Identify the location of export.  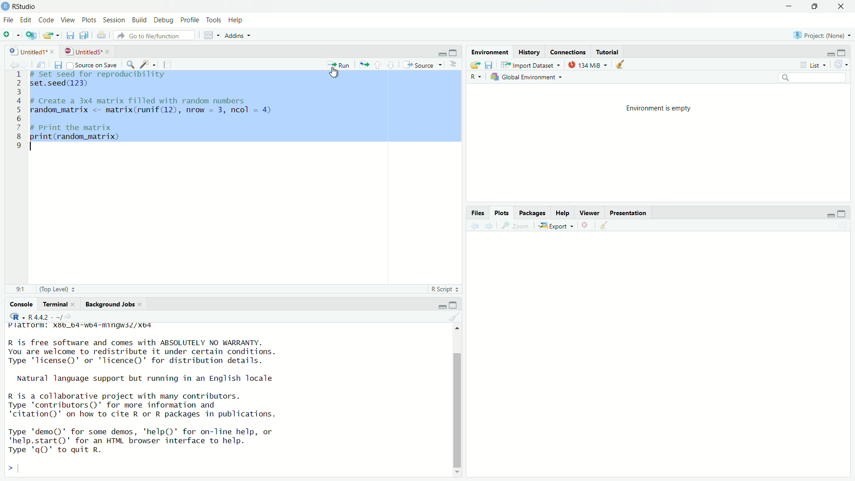
(50, 35).